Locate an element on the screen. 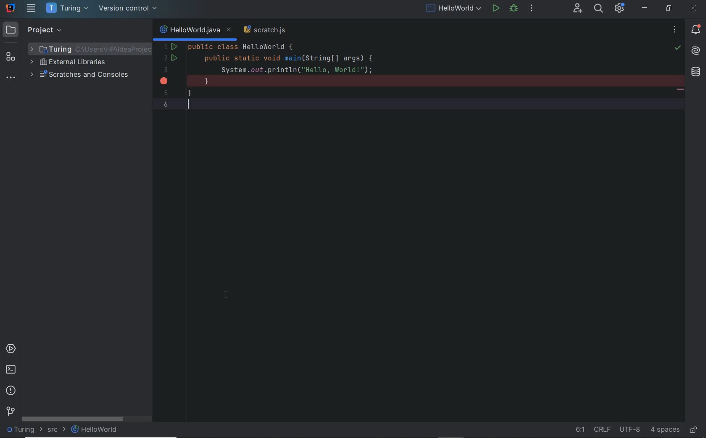 The image size is (706, 438). database is located at coordinates (695, 72).